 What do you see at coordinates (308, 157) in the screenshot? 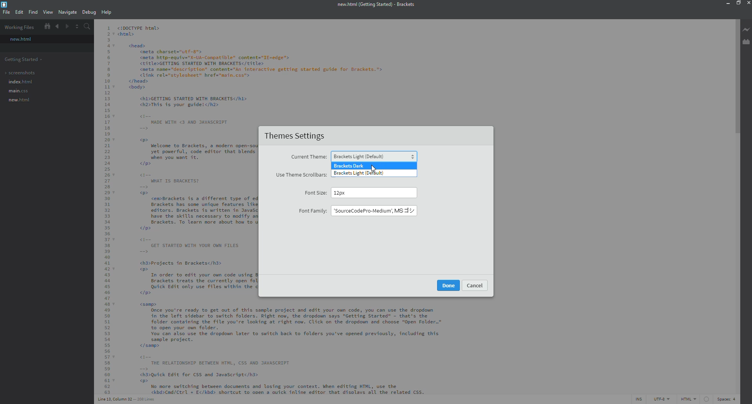
I see `current theme` at bounding box center [308, 157].